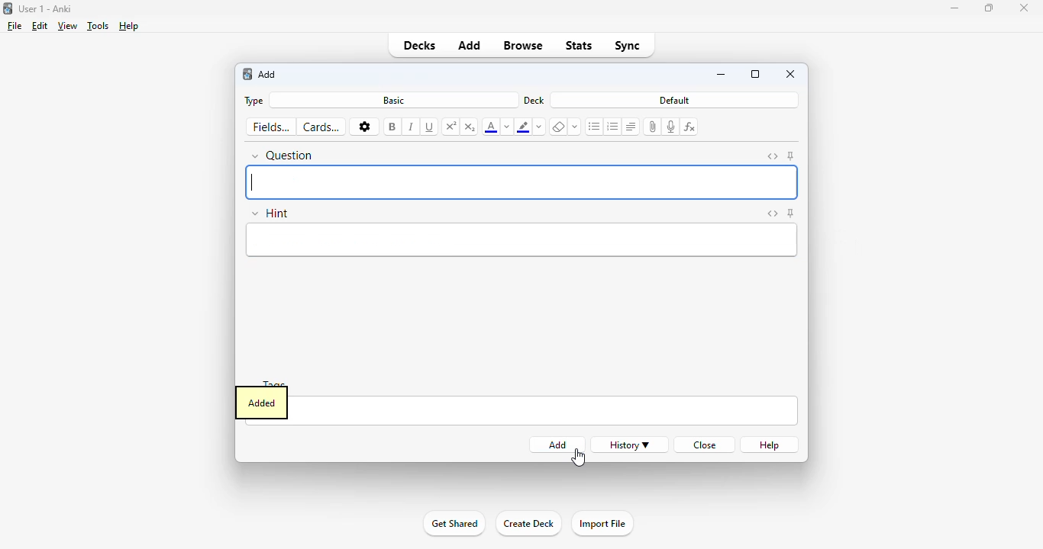  What do you see at coordinates (631, 127) in the screenshot?
I see `alignment` at bounding box center [631, 127].